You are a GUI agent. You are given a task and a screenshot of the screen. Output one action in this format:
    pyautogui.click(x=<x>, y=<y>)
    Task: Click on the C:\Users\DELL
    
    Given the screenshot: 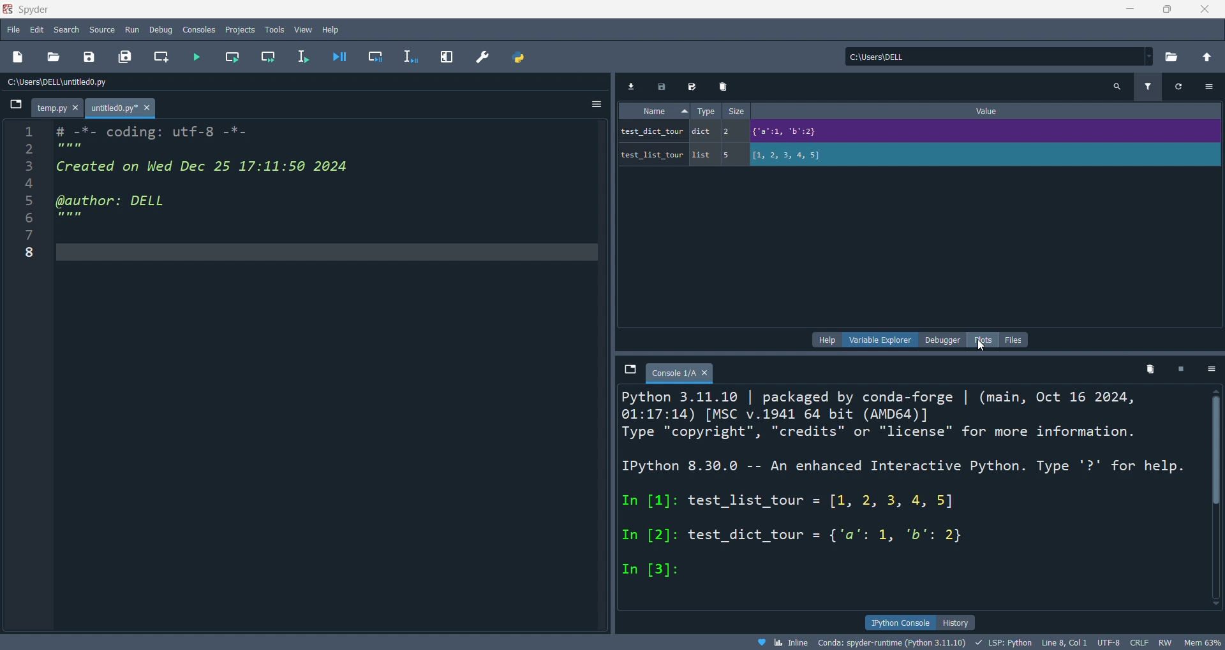 What is the action you would take?
    pyautogui.click(x=993, y=56)
    